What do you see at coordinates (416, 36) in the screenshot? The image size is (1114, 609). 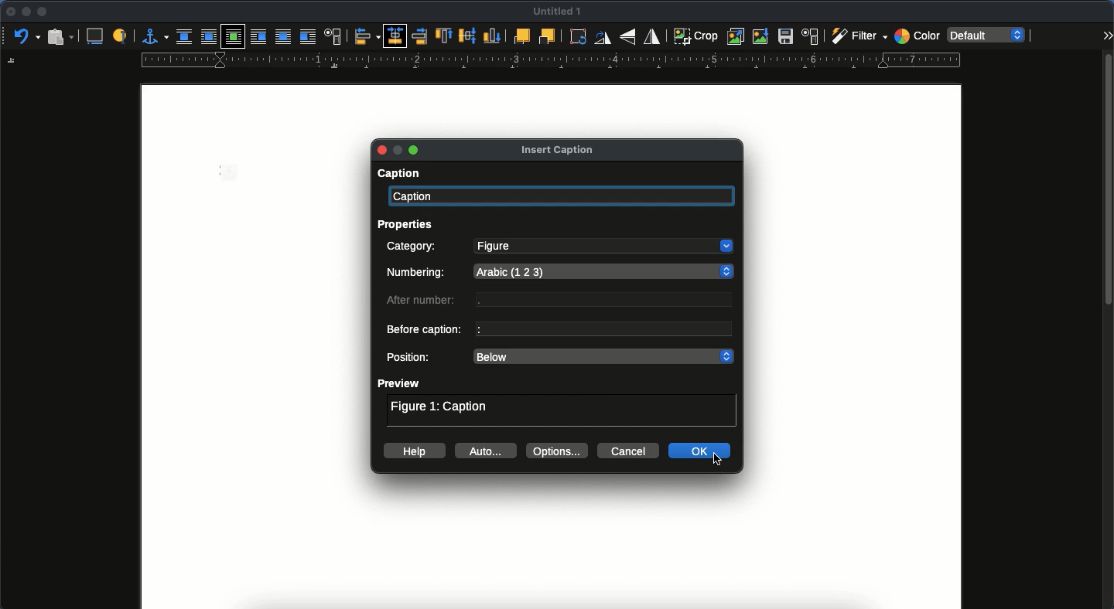 I see `right` at bounding box center [416, 36].